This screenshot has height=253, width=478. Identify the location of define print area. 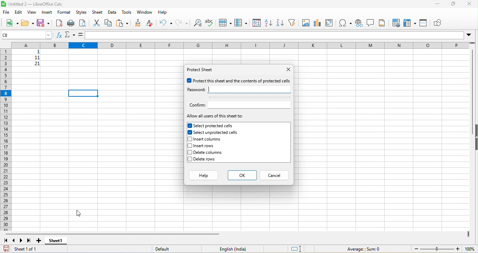
(396, 23).